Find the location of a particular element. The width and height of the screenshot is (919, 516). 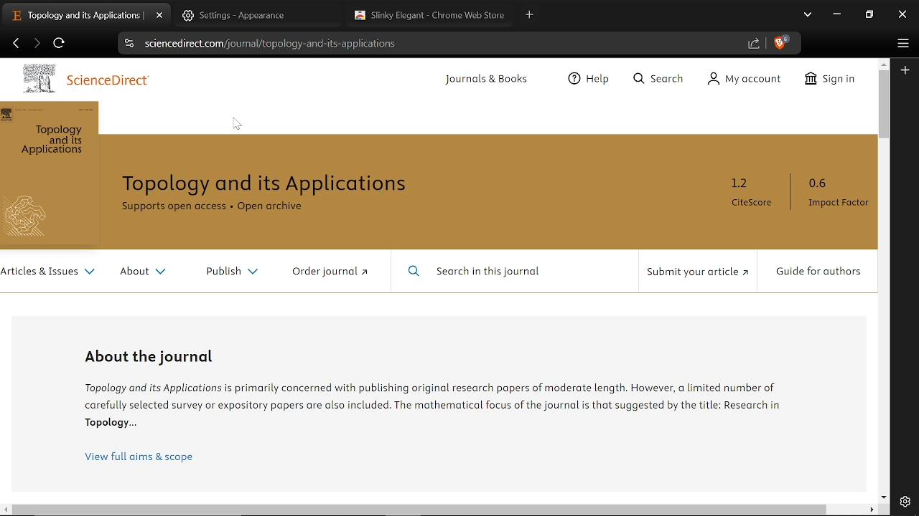

0.6 Impact Factor is located at coordinates (838, 192).